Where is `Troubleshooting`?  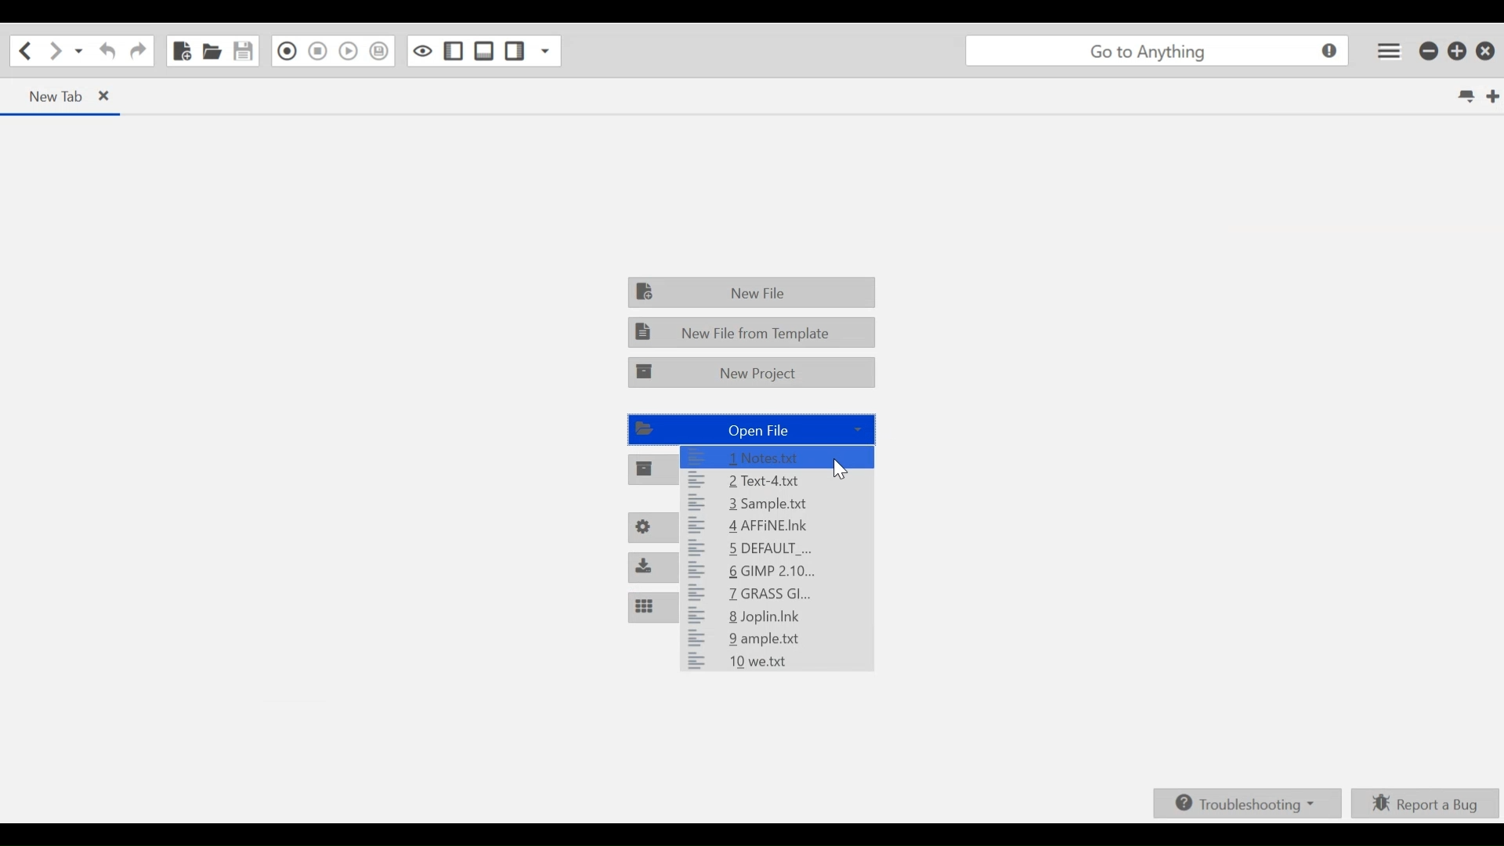
Troubleshooting is located at coordinates (1248, 804).